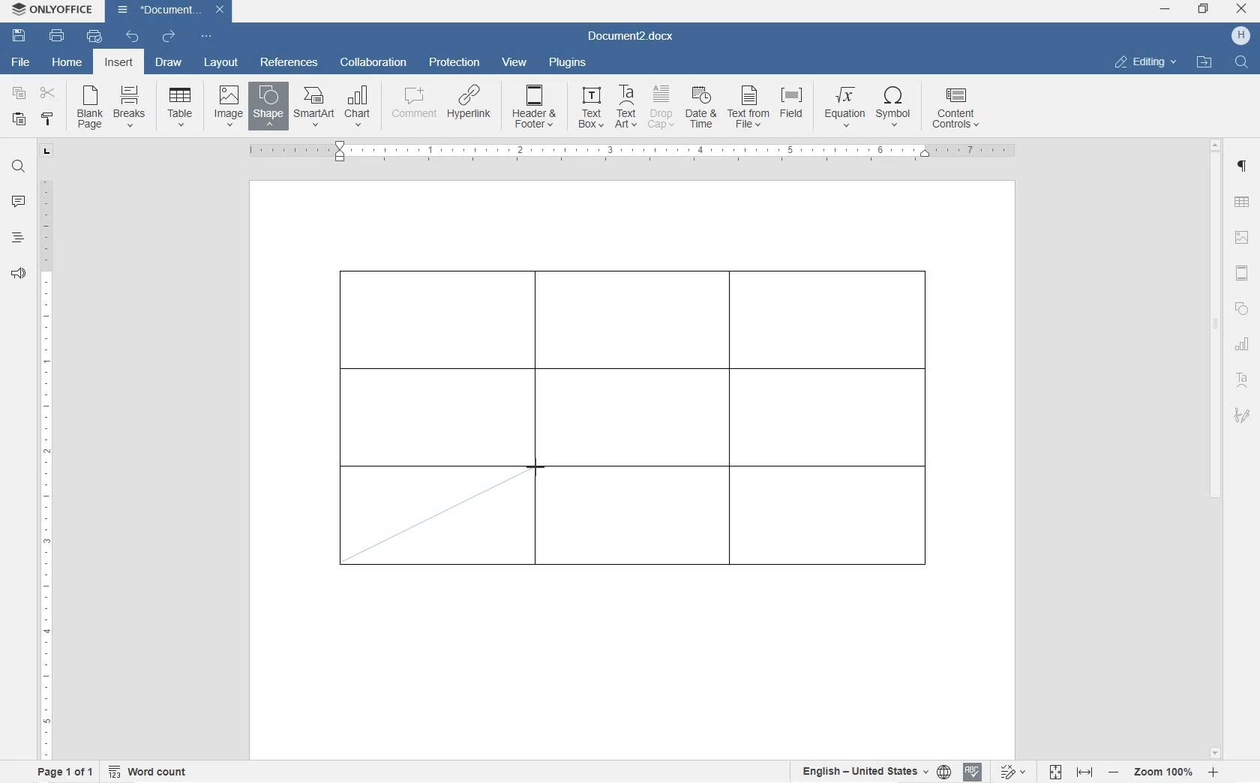  Describe the element at coordinates (635, 37) in the screenshot. I see `Document3.docx` at that location.